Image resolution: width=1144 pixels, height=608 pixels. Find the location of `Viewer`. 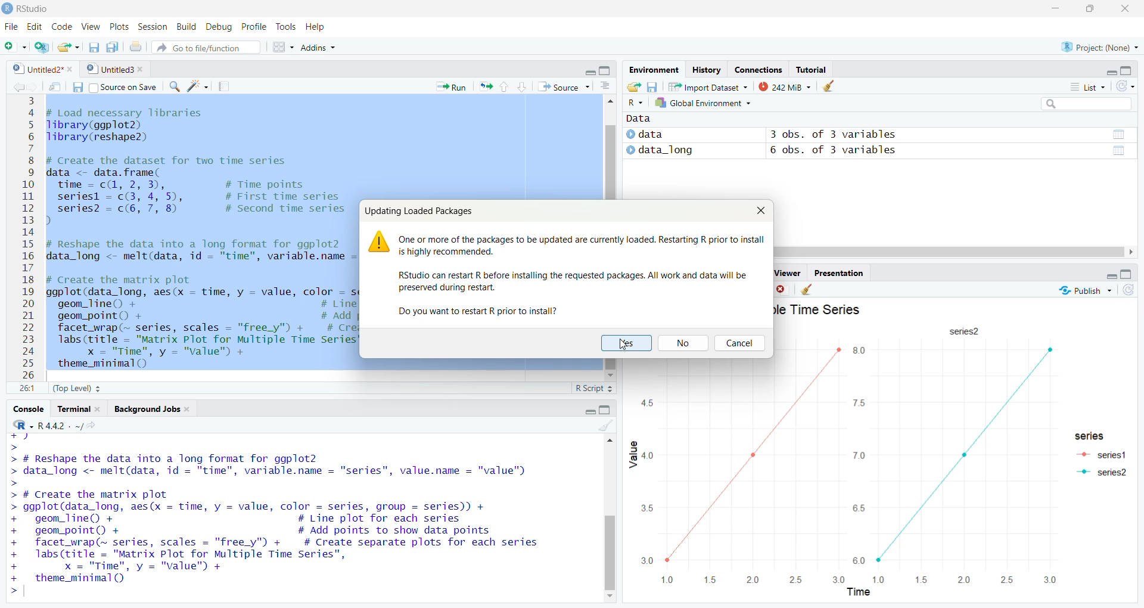

Viewer is located at coordinates (788, 271).